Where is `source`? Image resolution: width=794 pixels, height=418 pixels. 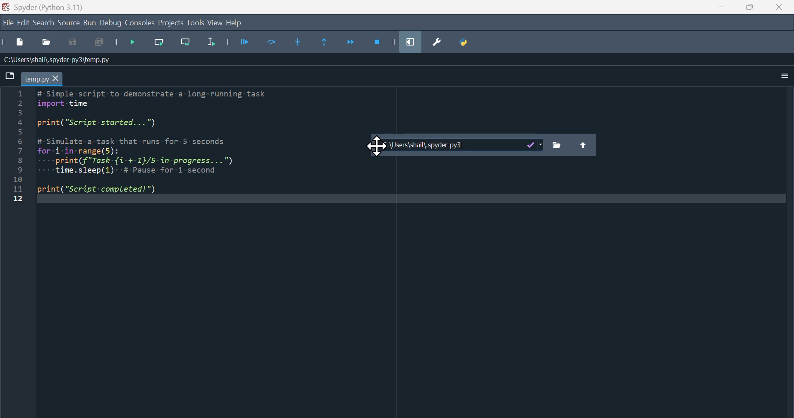
source is located at coordinates (68, 24).